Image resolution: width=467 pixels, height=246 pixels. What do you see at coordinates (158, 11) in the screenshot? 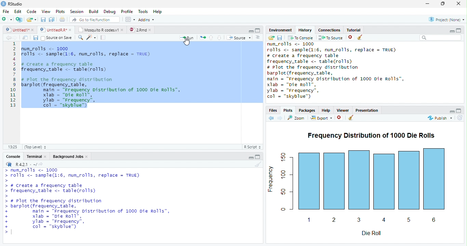
I see `Help` at bounding box center [158, 11].